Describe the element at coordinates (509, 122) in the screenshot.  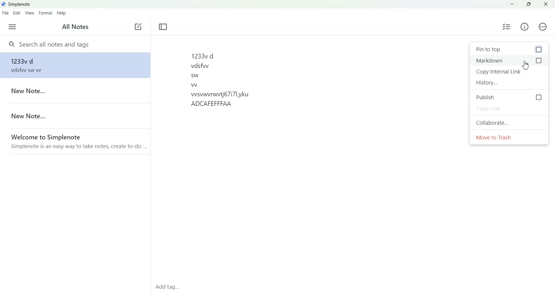
I see `Collaborate` at that location.